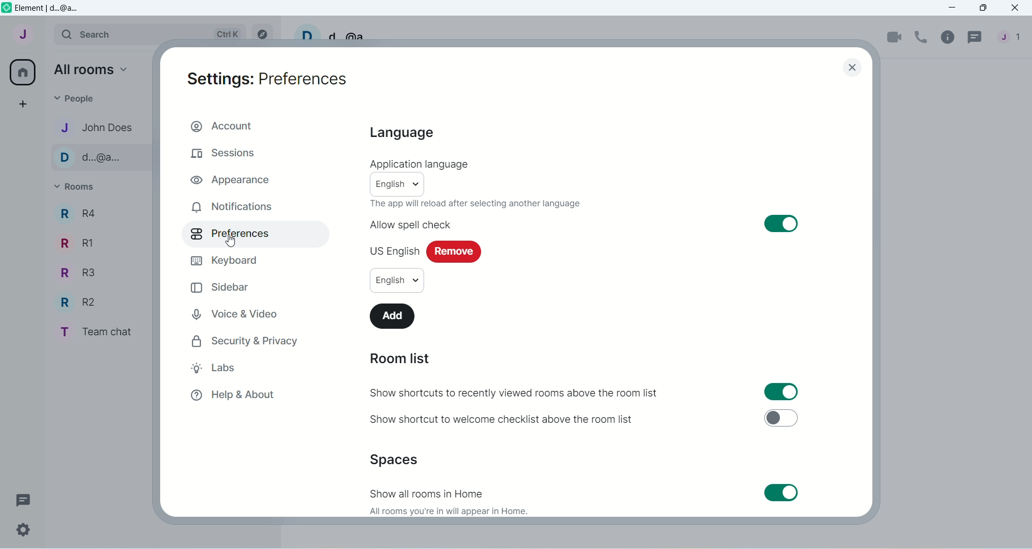 Image resolution: width=1032 pixels, height=549 pixels. What do you see at coordinates (232, 242) in the screenshot?
I see `cursor movement` at bounding box center [232, 242].